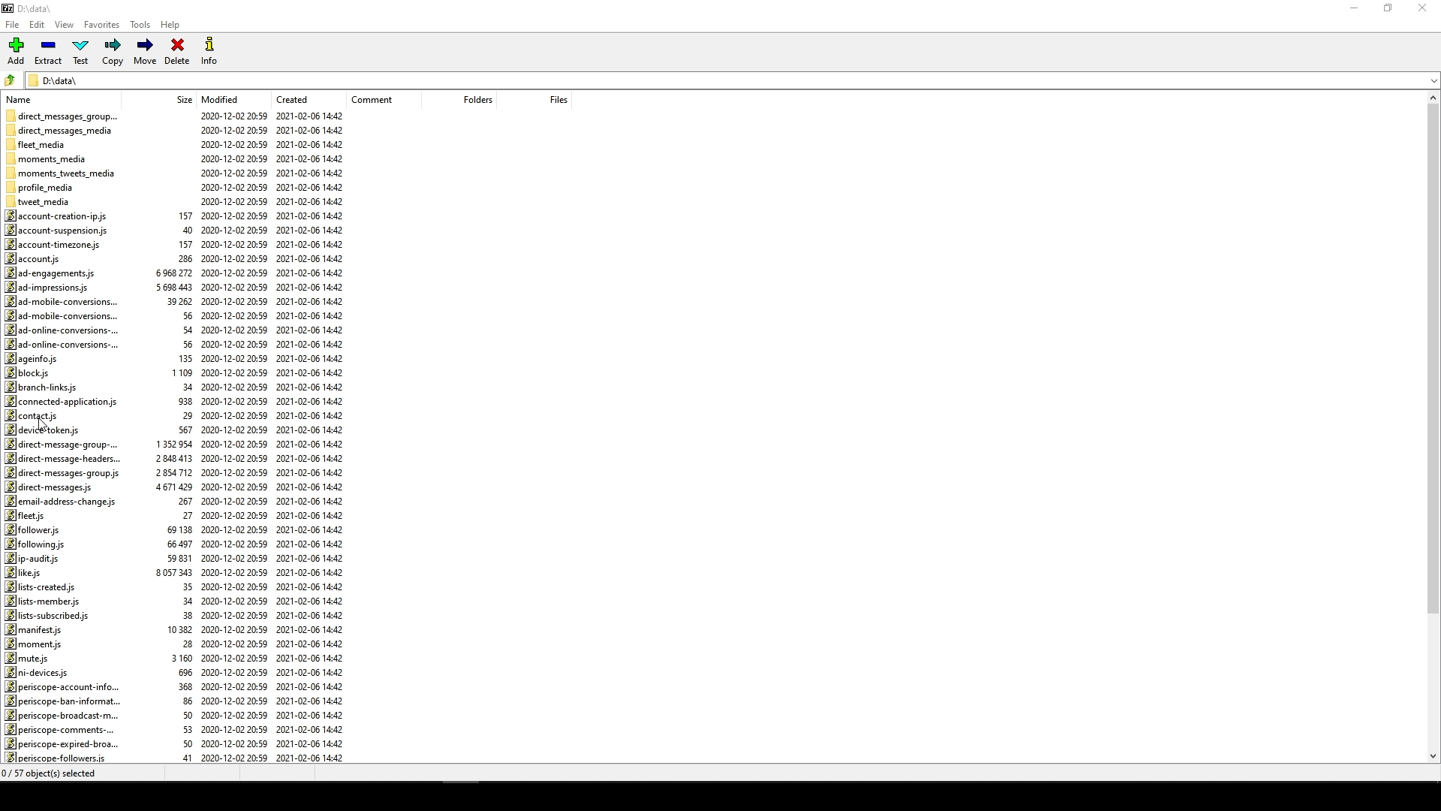 The width and height of the screenshot is (1441, 811). What do you see at coordinates (49, 273) in the screenshot?
I see `ad-engagements.js` at bounding box center [49, 273].